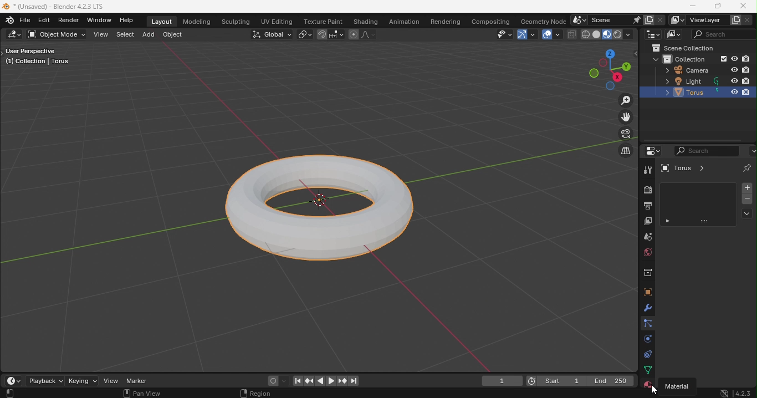 The height and width of the screenshot is (398, 757). I want to click on Start 1, so click(563, 381).